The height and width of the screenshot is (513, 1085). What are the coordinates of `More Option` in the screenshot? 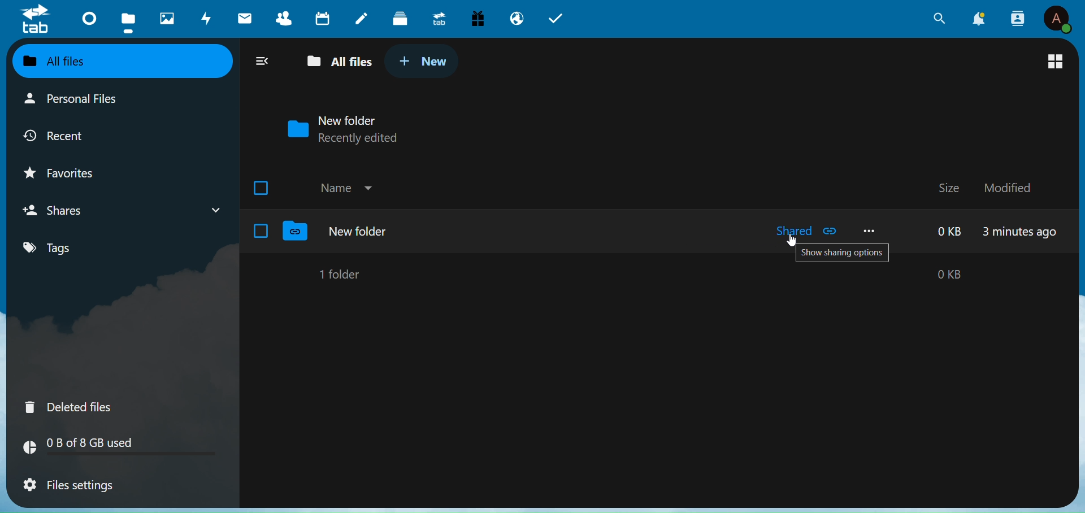 It's located at (871, 230).